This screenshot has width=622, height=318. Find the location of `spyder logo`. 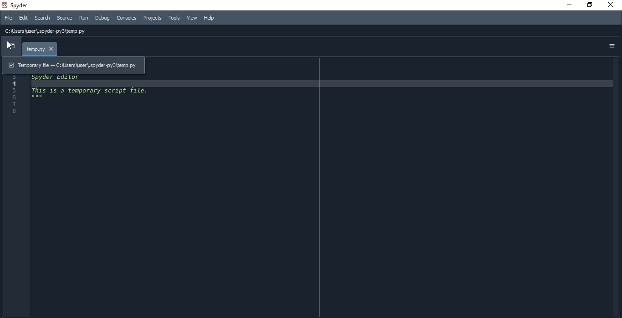

spyder logo is located at coordinates (5, 5).